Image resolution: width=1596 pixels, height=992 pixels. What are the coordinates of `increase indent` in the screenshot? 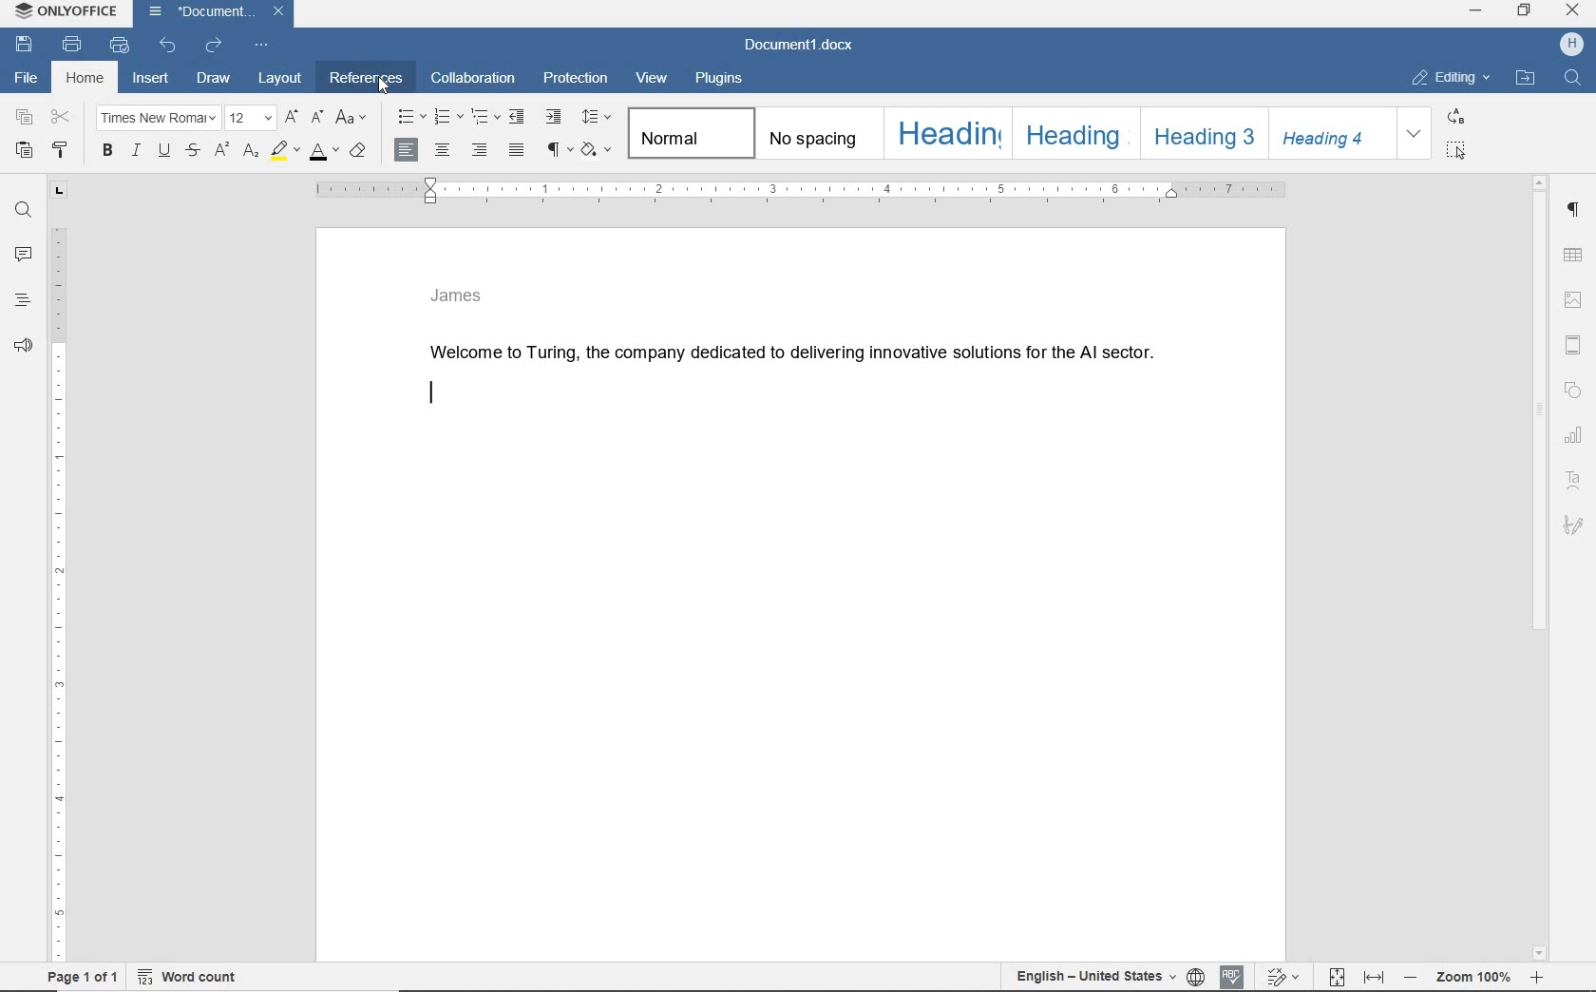 It's located at (554, 117).